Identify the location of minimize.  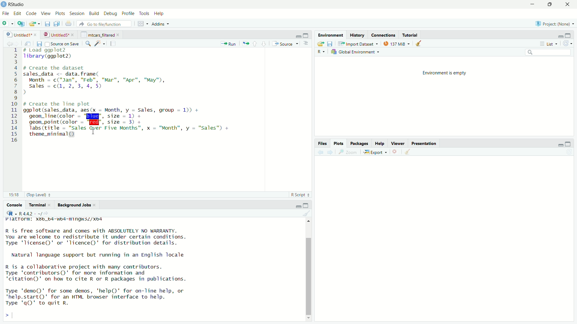
(560, 145).